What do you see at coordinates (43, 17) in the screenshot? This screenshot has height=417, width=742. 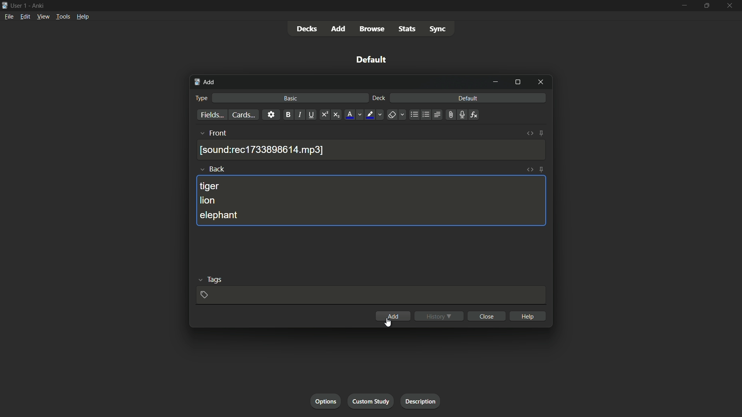 I see `view menu` at bounding box center [43, 17].